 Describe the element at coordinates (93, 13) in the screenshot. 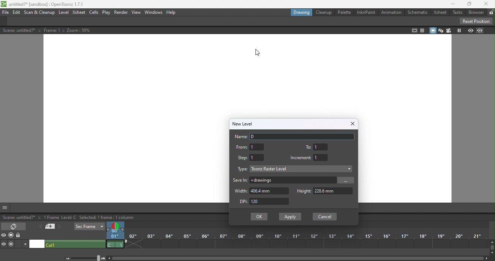

I see `Cells` at that location.